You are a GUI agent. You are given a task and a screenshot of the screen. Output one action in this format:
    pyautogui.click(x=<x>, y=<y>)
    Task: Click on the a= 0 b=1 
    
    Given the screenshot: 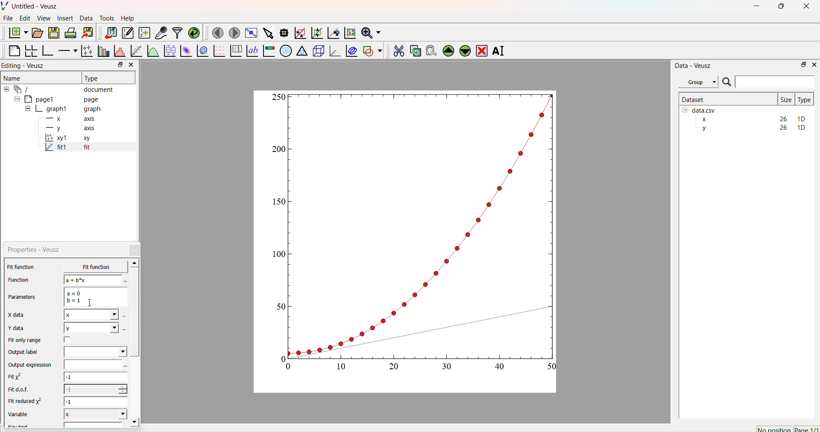 What is the action you would take?
    pyautogui.click(x=95, y=297)
    